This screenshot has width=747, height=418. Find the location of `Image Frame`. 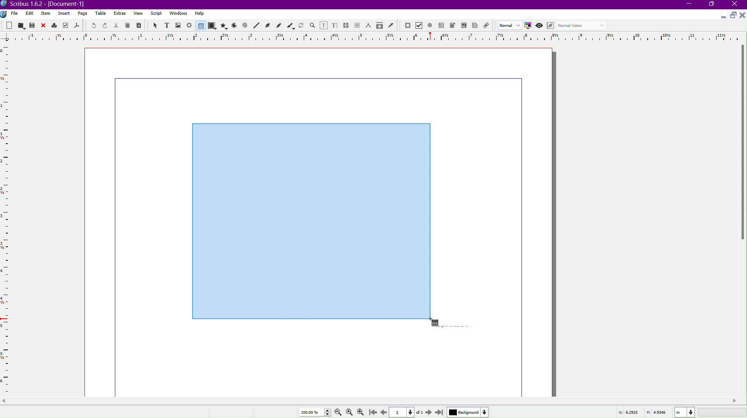

Image Frame is located at coordinates (178, 25).